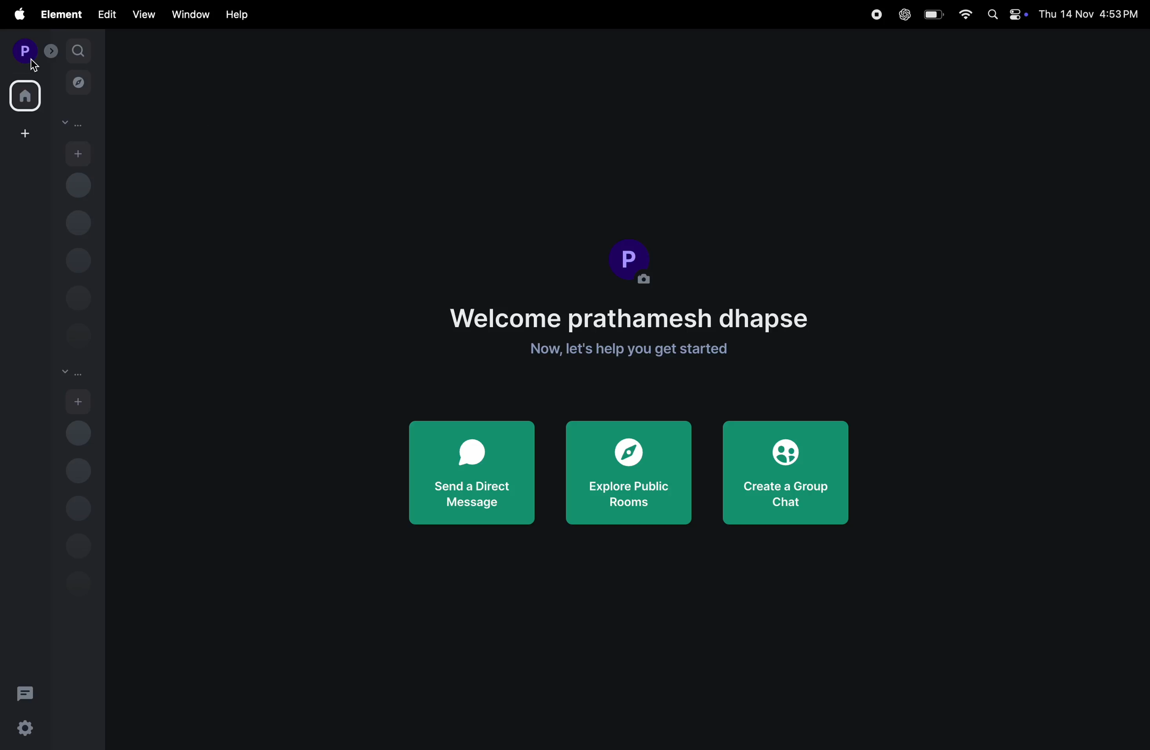 This screenshot has width=1150, height=750. What do you see at coordinates (23, 50) in the screenshot?
I see `profile` at bounding box center [23, 50].